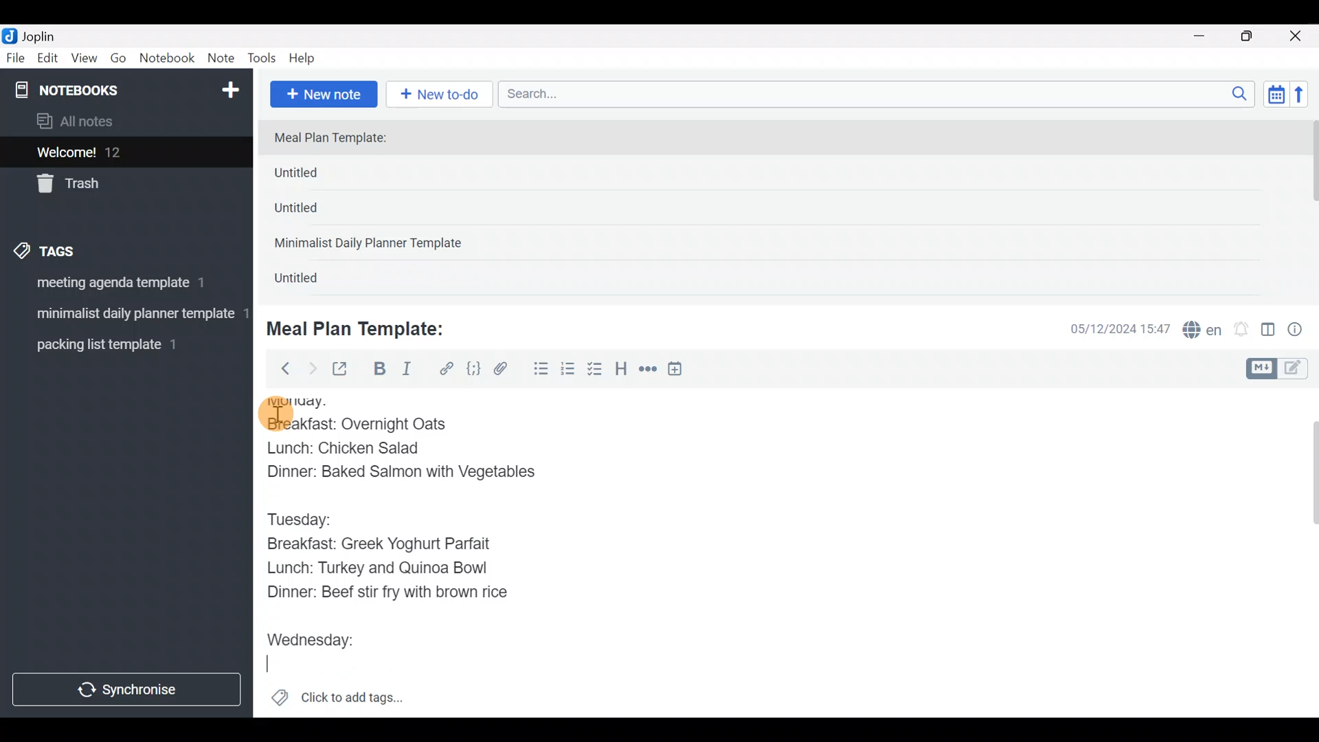 This screenshot has height=742, width=1319. I want to click on Help, so click(307, 56).